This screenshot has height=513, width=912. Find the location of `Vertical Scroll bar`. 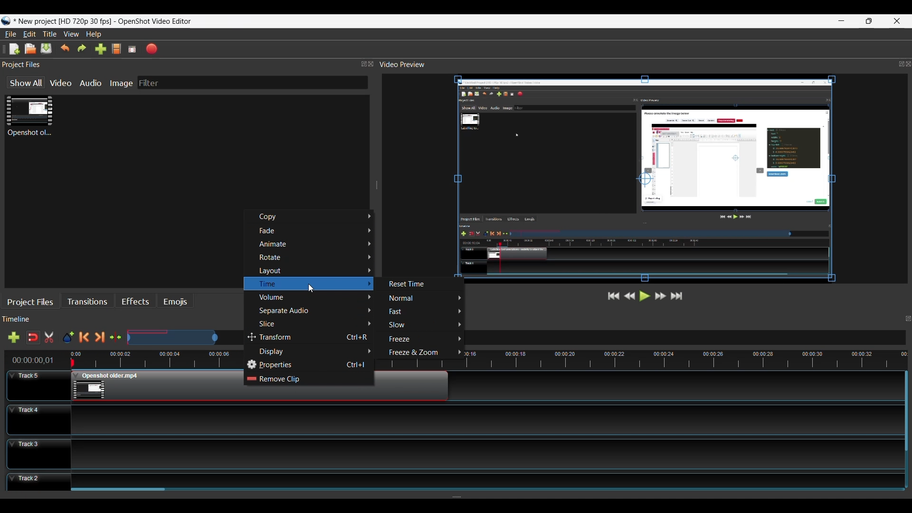

Vertical Scroll bar is located at coordinates (906, 412).